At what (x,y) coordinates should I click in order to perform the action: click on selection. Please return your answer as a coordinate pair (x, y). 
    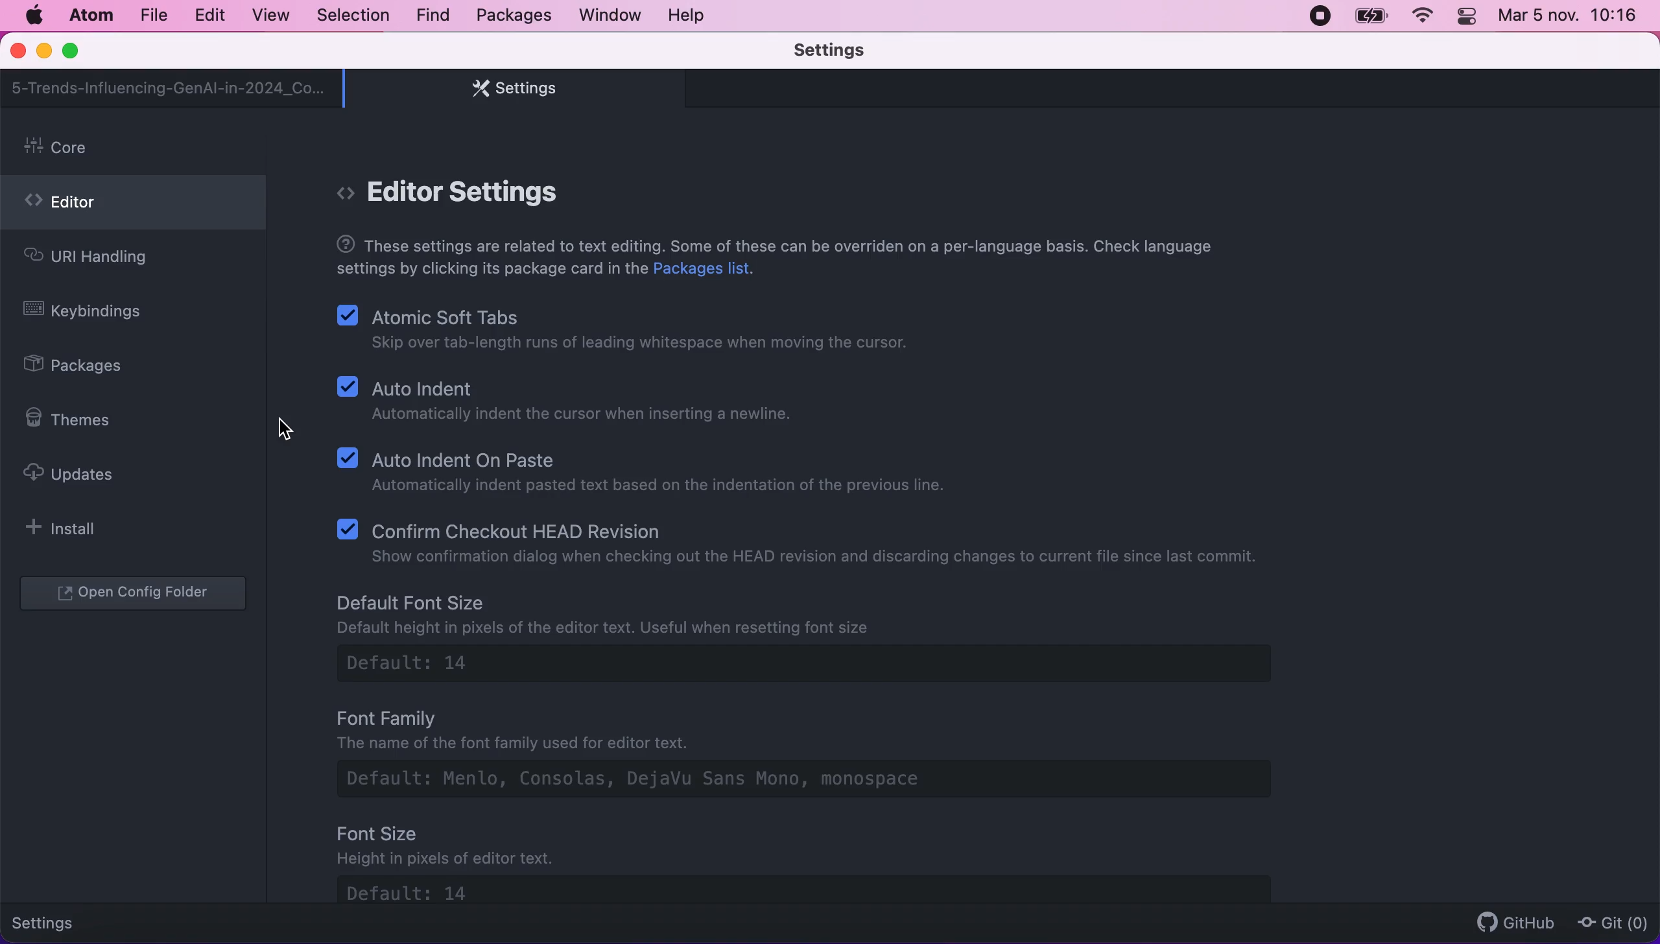
    Looking at the image, I should click on (355, 16).